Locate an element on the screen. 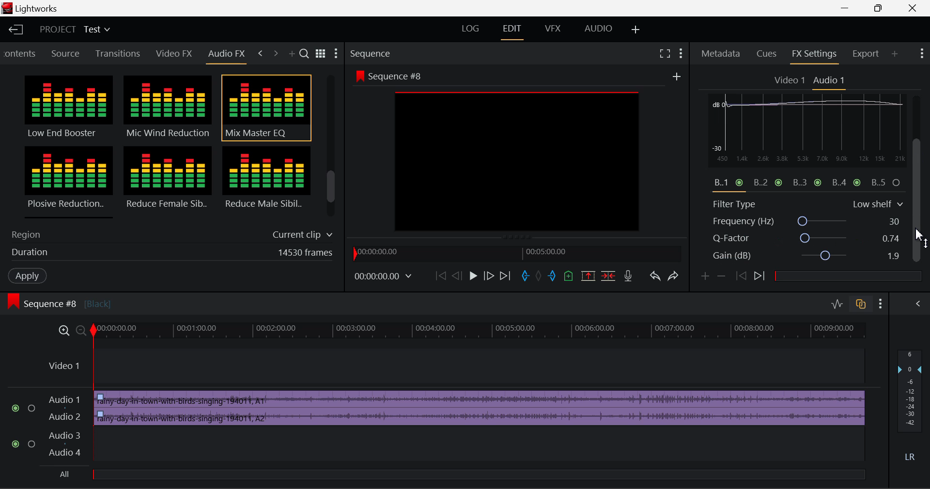 This screenshot has height=489, width=930. Source is located at coordinates (67, 53).